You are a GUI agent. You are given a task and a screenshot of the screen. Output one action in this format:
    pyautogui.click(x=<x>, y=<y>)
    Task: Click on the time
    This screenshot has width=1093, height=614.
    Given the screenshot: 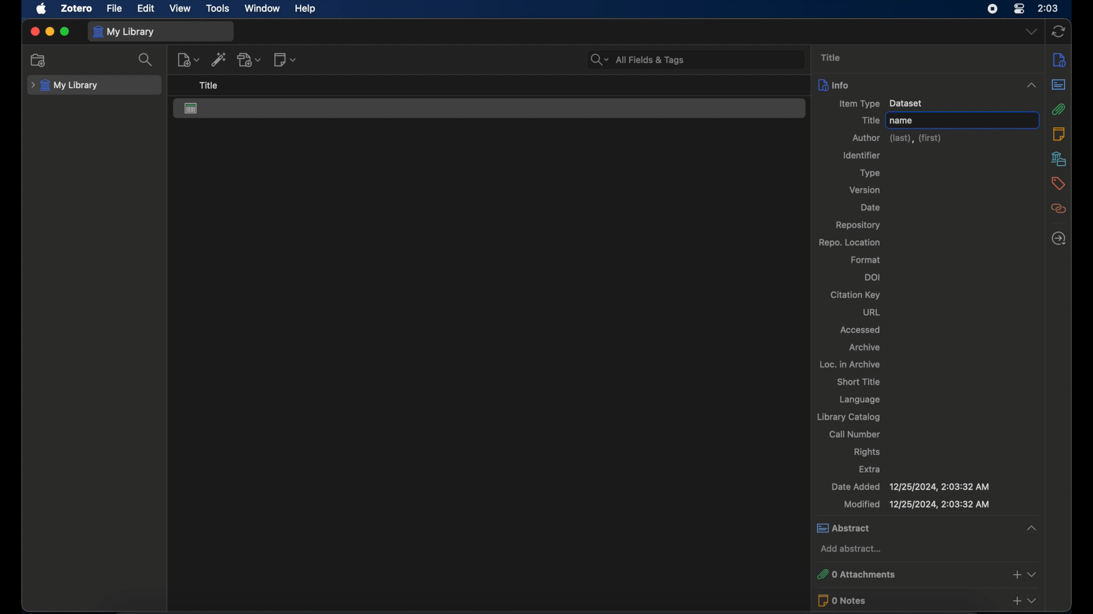 What is the action you would take?
    pyautogui.click(x=1049, y=7)
    